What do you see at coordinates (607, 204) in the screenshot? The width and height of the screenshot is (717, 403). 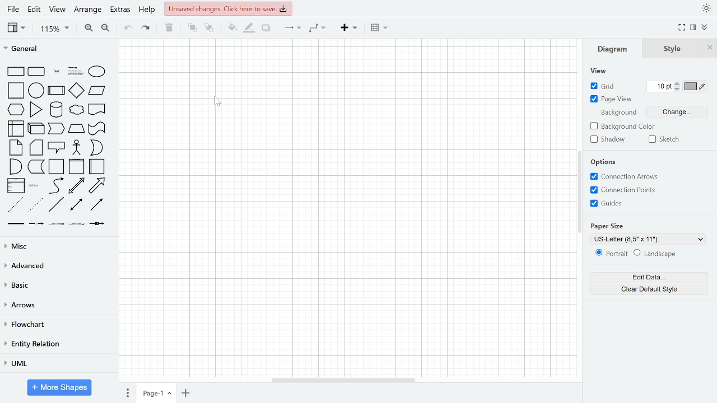 I see `guides` at bounding box center [607, 204].